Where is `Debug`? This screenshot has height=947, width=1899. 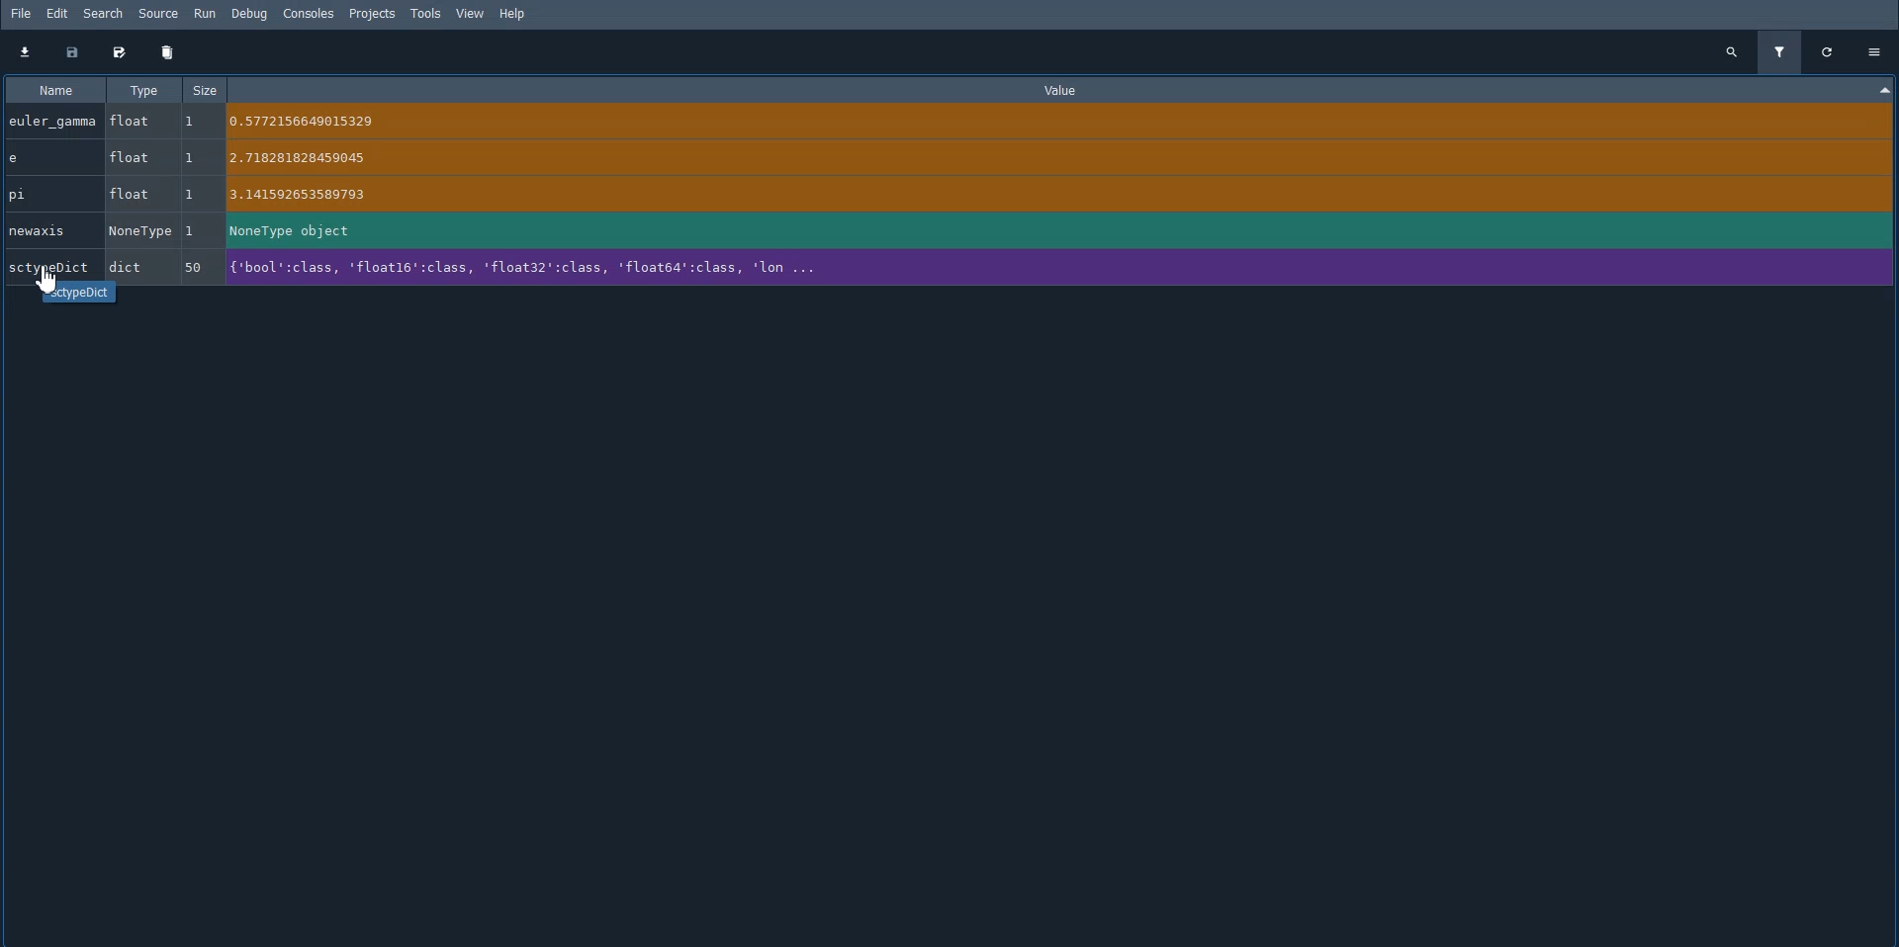
Debug is located at coordinates (252, 12).